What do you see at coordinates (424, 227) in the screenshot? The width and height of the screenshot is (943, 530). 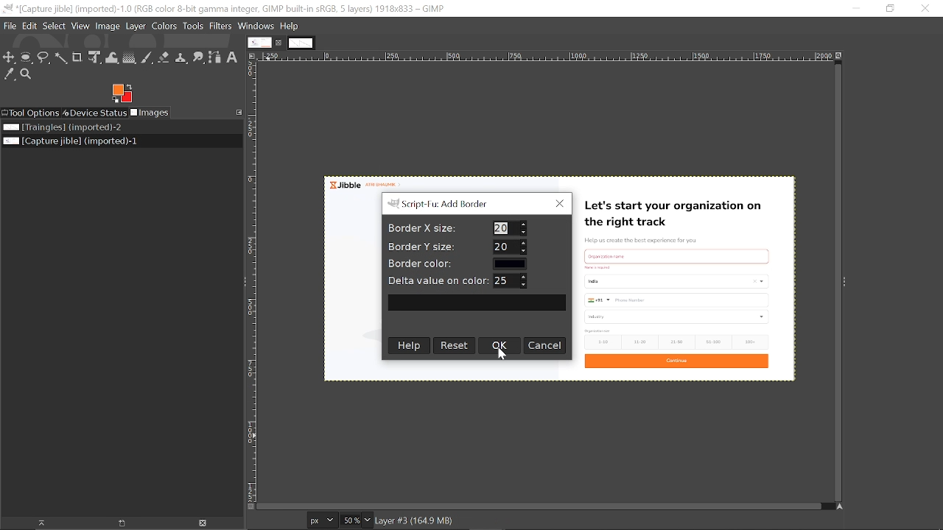 I see `Border X size:` at bounding box center [424, 227].